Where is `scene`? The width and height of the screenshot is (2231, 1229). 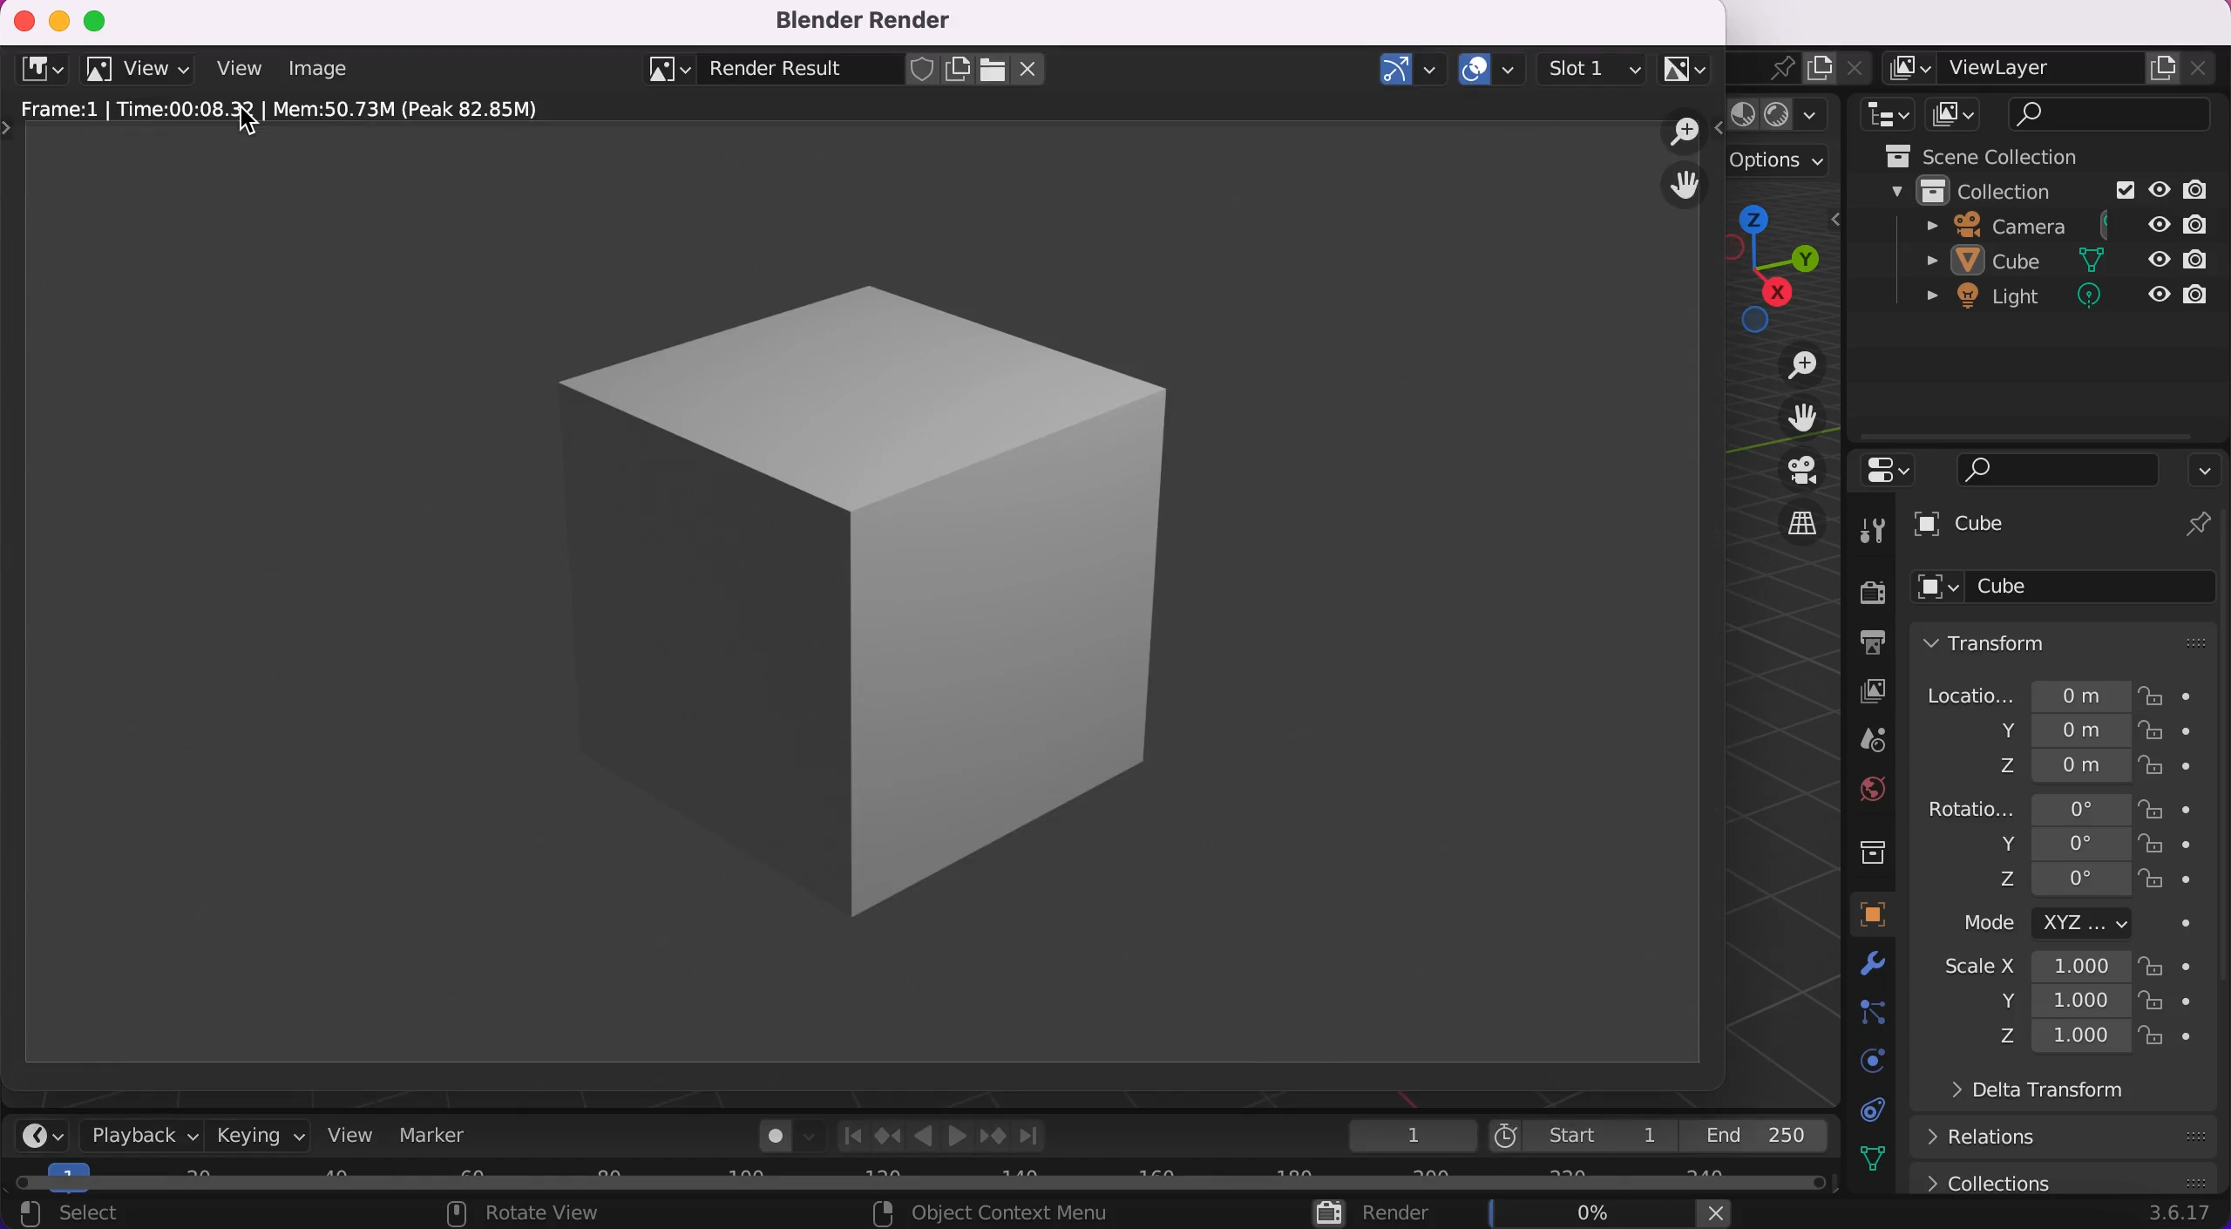
scene is located at coordinates (1705, 71).